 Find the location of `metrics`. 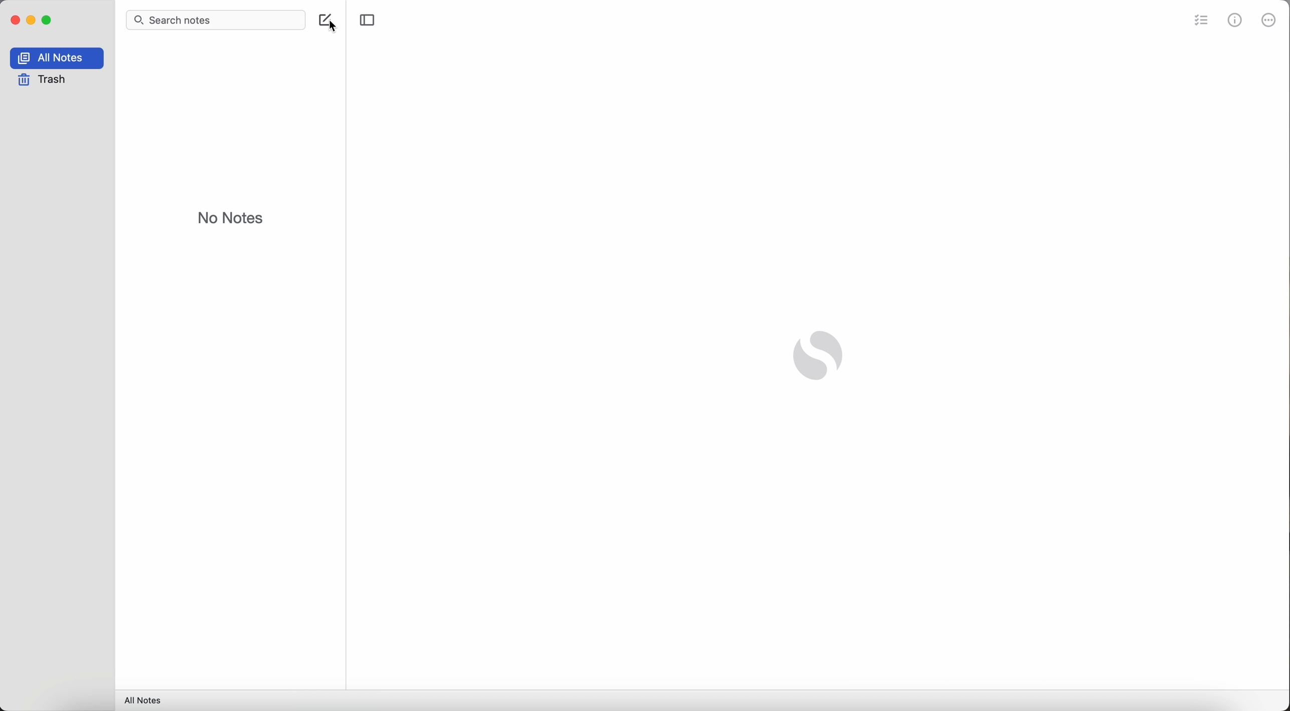

metrics is located at coordinates (1235, 20).